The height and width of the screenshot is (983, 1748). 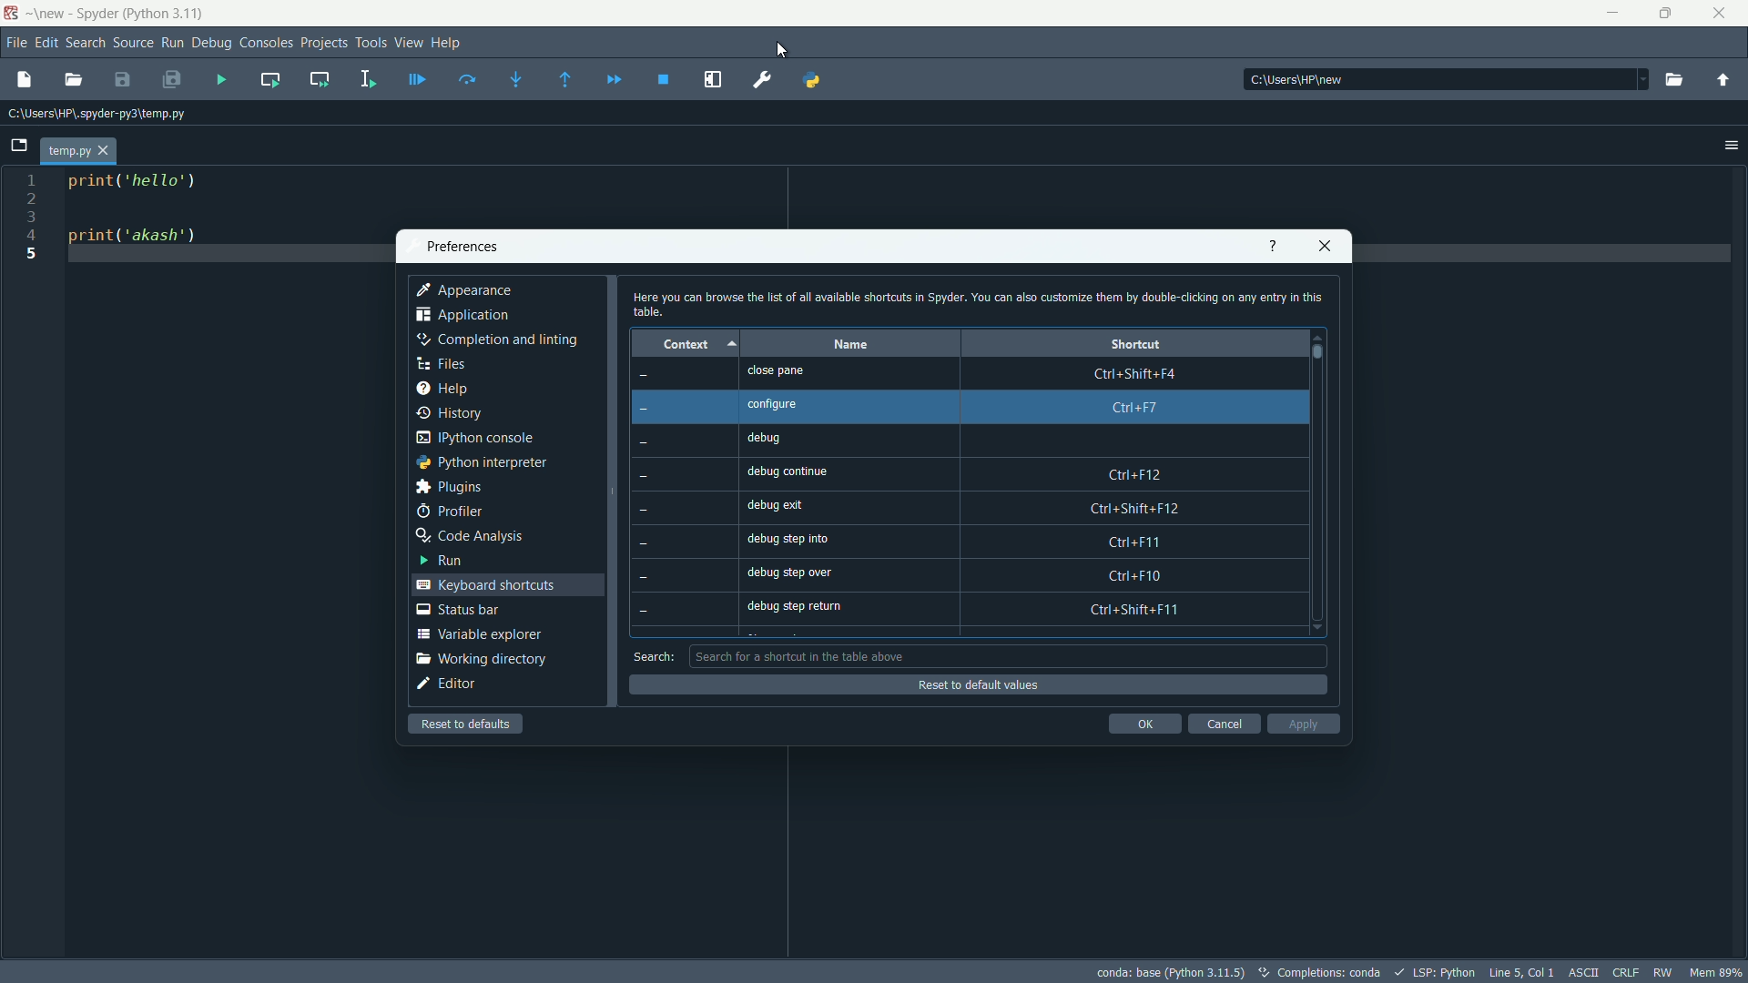 I want to click on reset to default, so click(x=468, y=724).